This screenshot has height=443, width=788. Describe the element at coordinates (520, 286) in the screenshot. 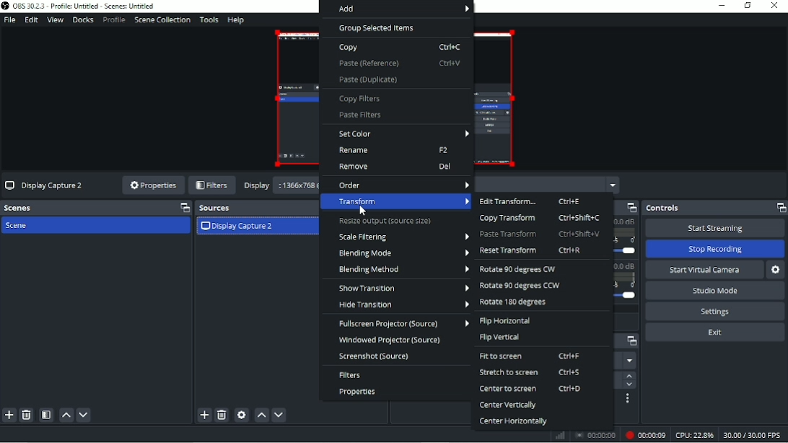

I see `Rotate 90 degress CCW` at that location.